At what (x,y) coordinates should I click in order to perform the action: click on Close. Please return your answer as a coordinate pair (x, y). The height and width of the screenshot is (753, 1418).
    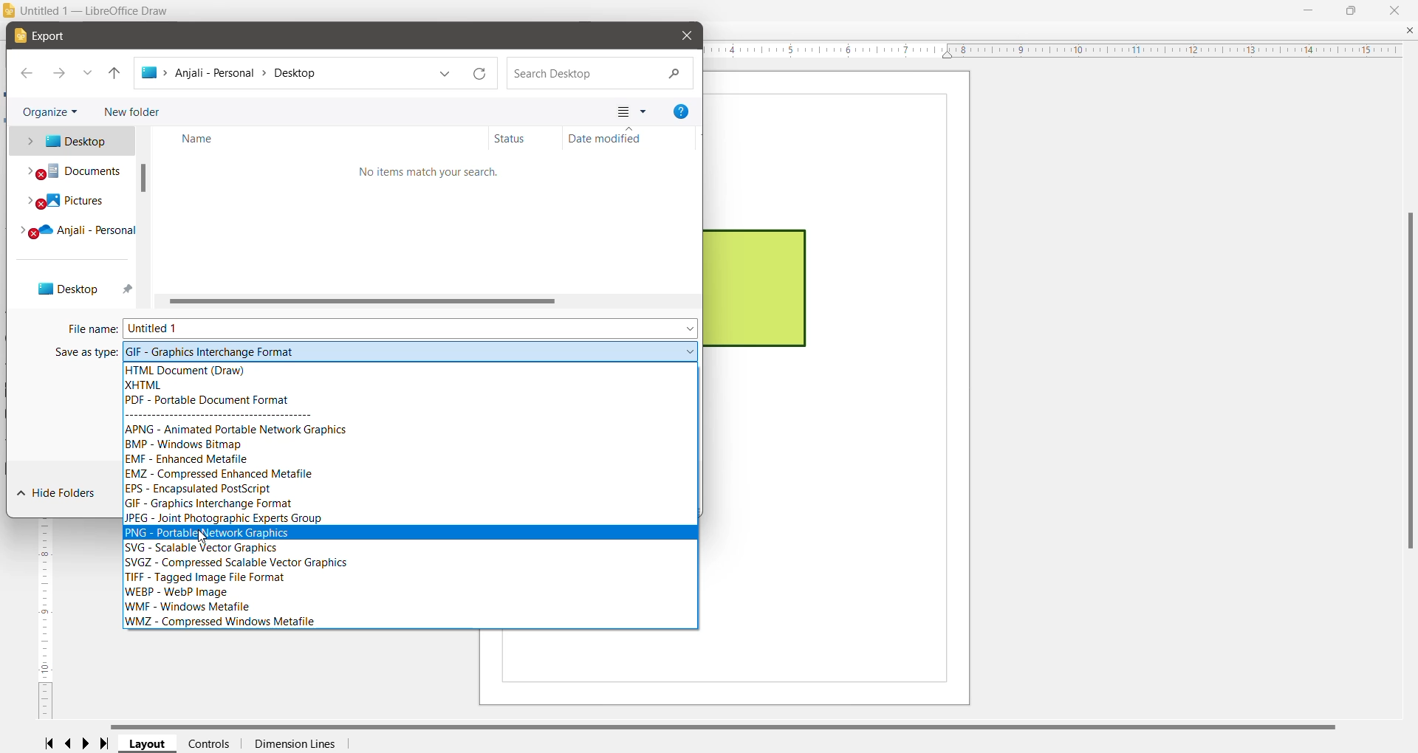
    Looking at the image, I should click on (686, 35).